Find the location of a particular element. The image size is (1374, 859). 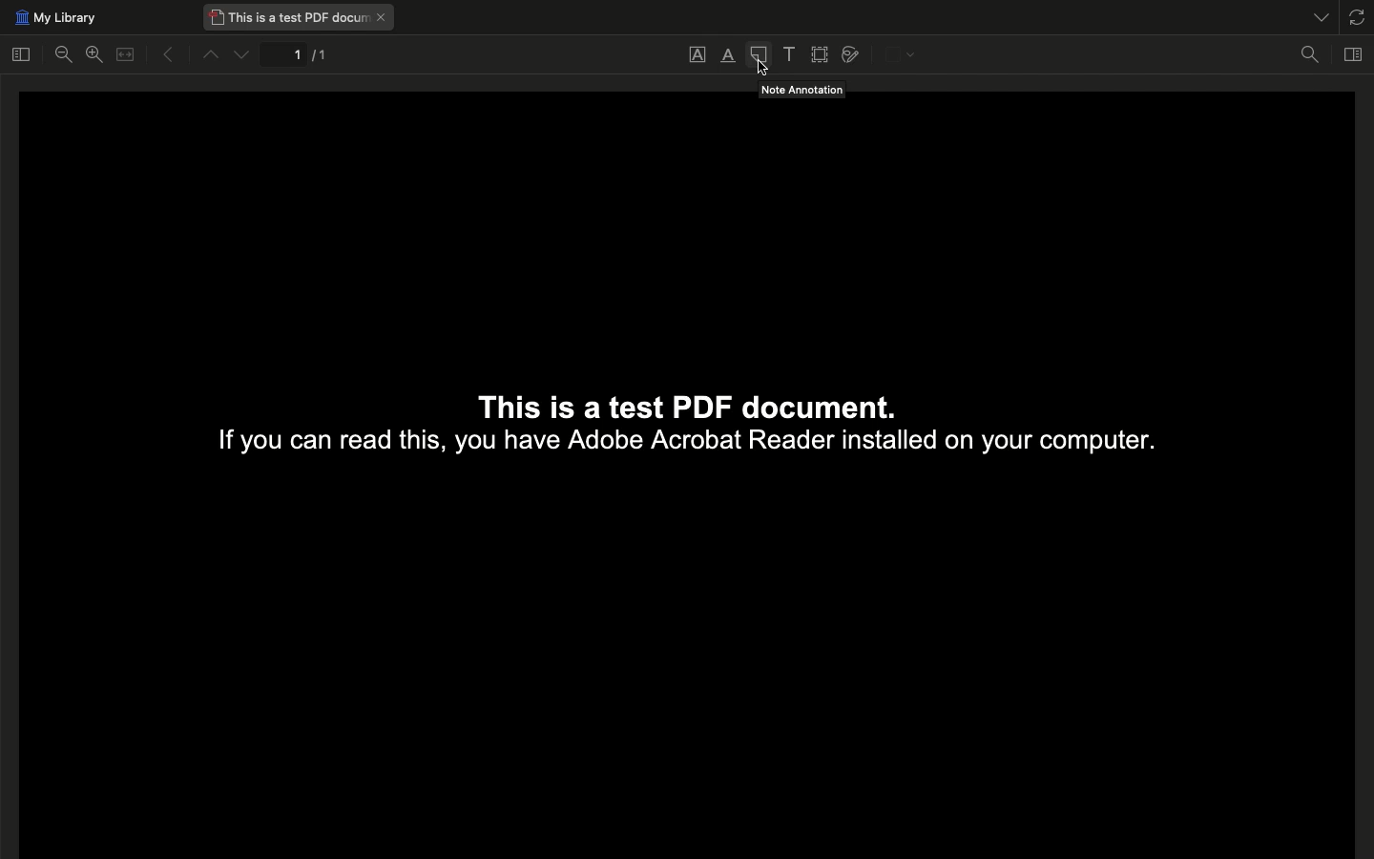

Note Annotation is located at coordinates (800, 94).